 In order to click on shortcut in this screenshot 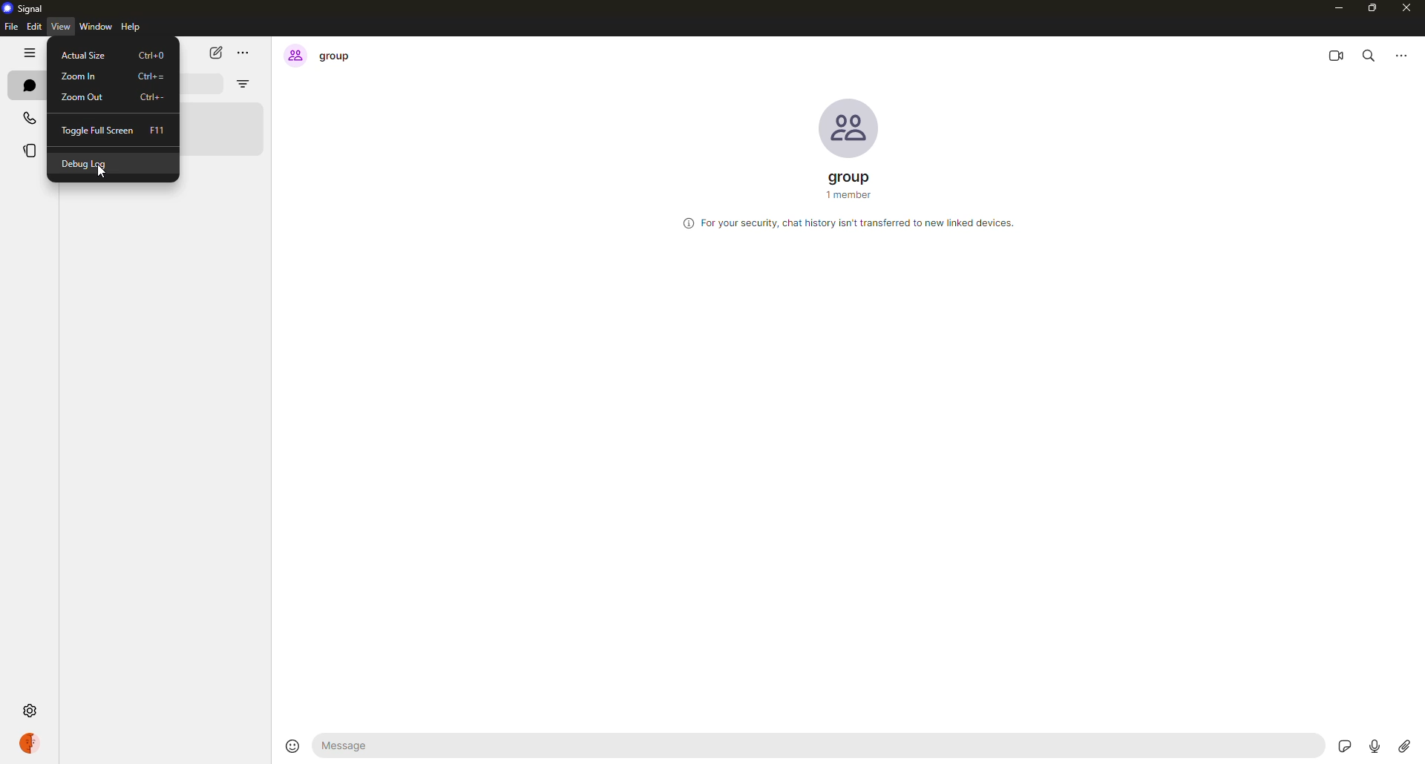, I will do `click(151, 99)`.